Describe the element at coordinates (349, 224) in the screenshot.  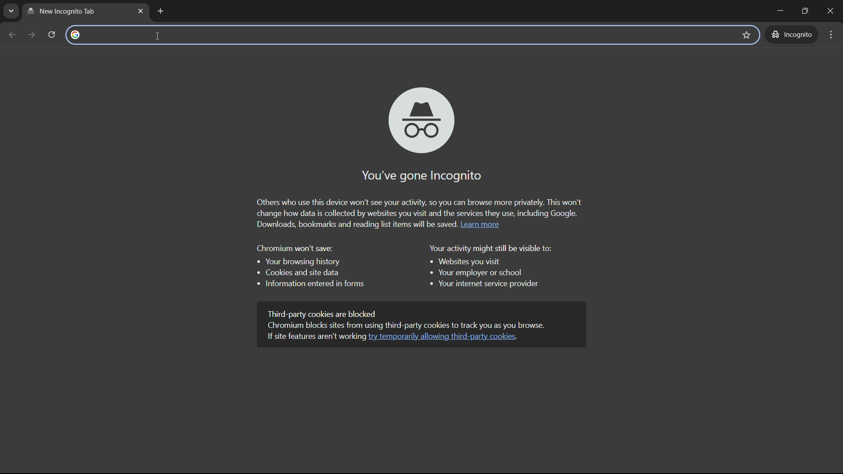
I see `Downloads, bookmarks and reading list items will be saved.` at that location.